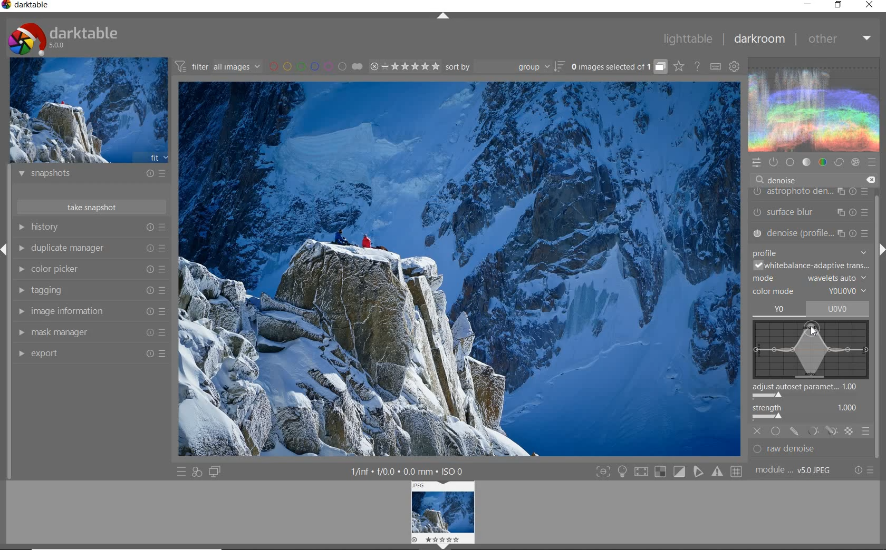  What do you see at coordinates (811, 264) in the screenshot?
I see `WHITEBALANCE-ADAPTIVE TRANS...` at bounding box center [811, 264].